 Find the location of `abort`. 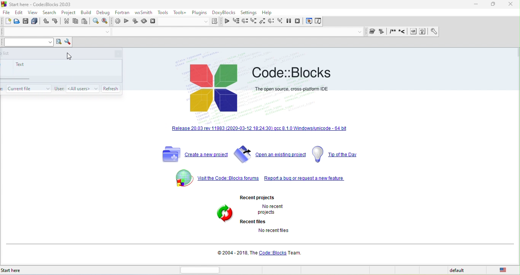

abort is located at coordinates (153, 21).